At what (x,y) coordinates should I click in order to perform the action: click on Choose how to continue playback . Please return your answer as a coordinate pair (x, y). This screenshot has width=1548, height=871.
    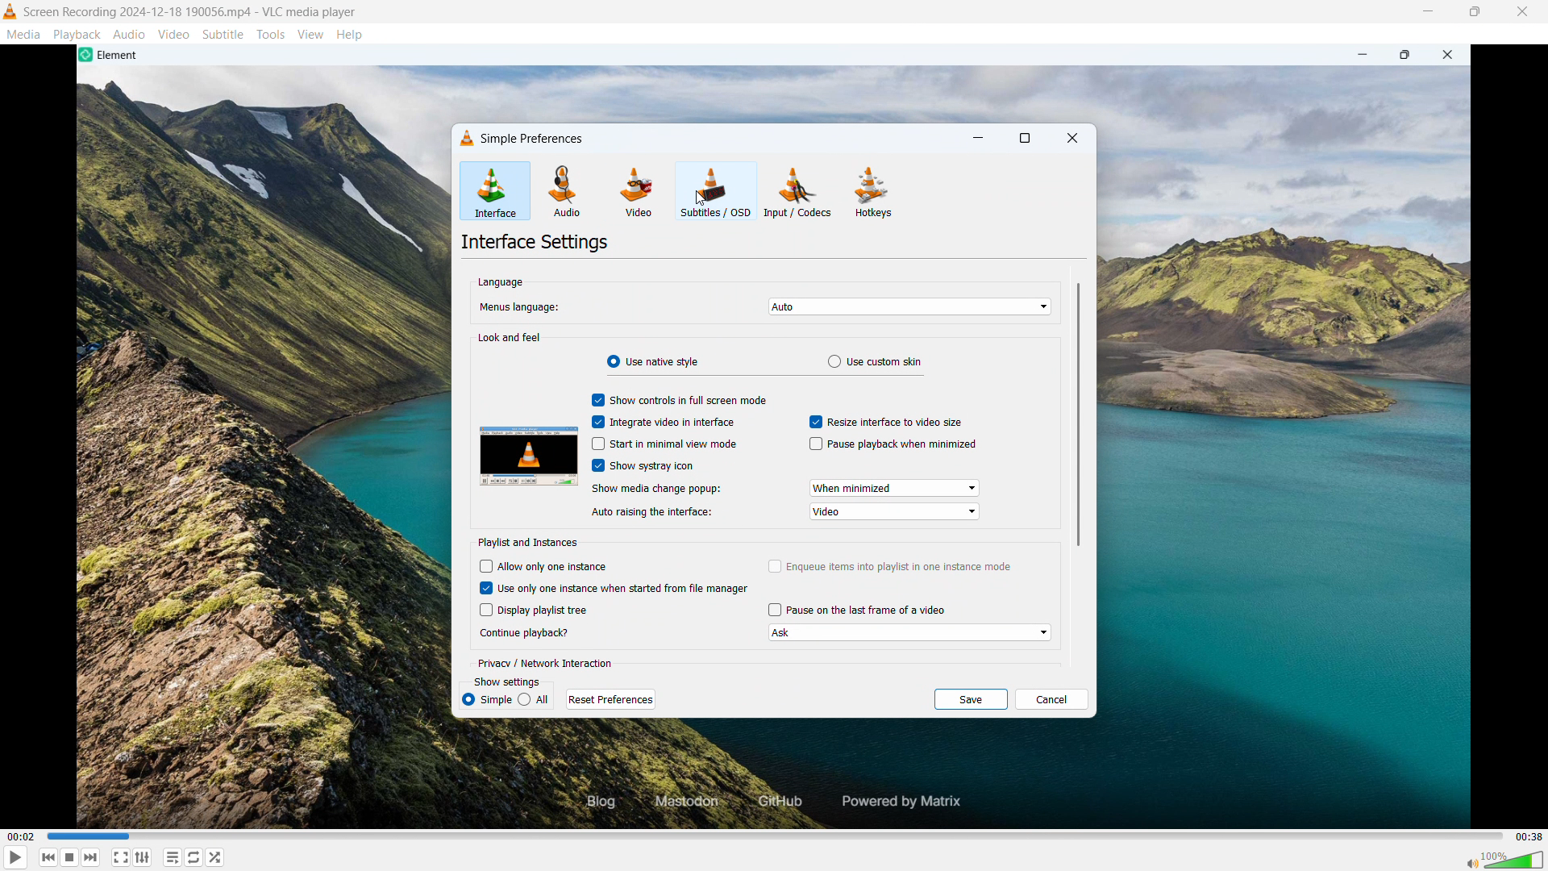
    Looking at the image, I should click on (908, 631).